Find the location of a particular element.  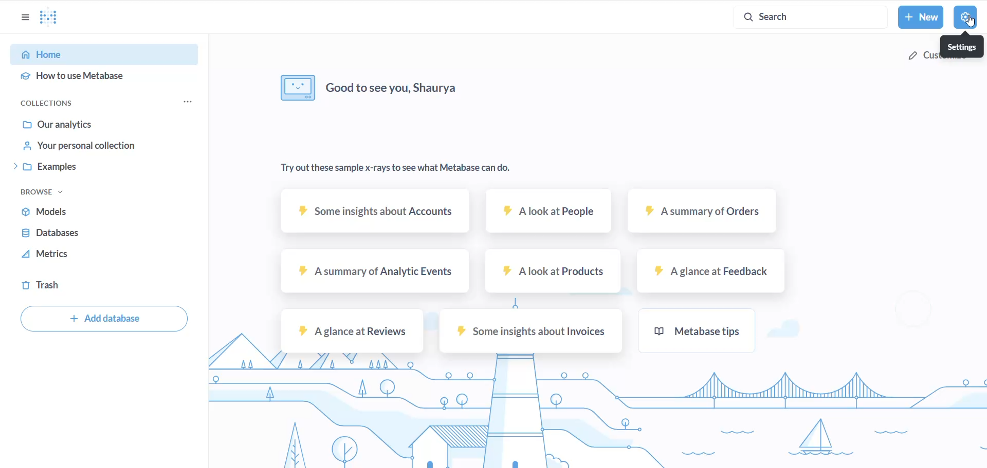

MODELS is located at coordinates (107, 212).